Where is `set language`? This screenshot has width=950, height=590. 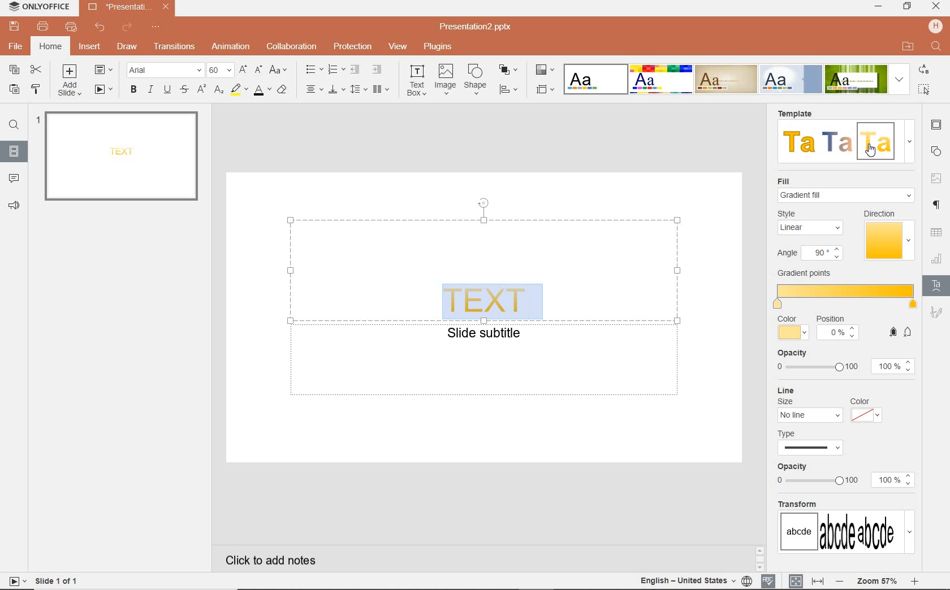 set language is located at coordinates (746, 580).